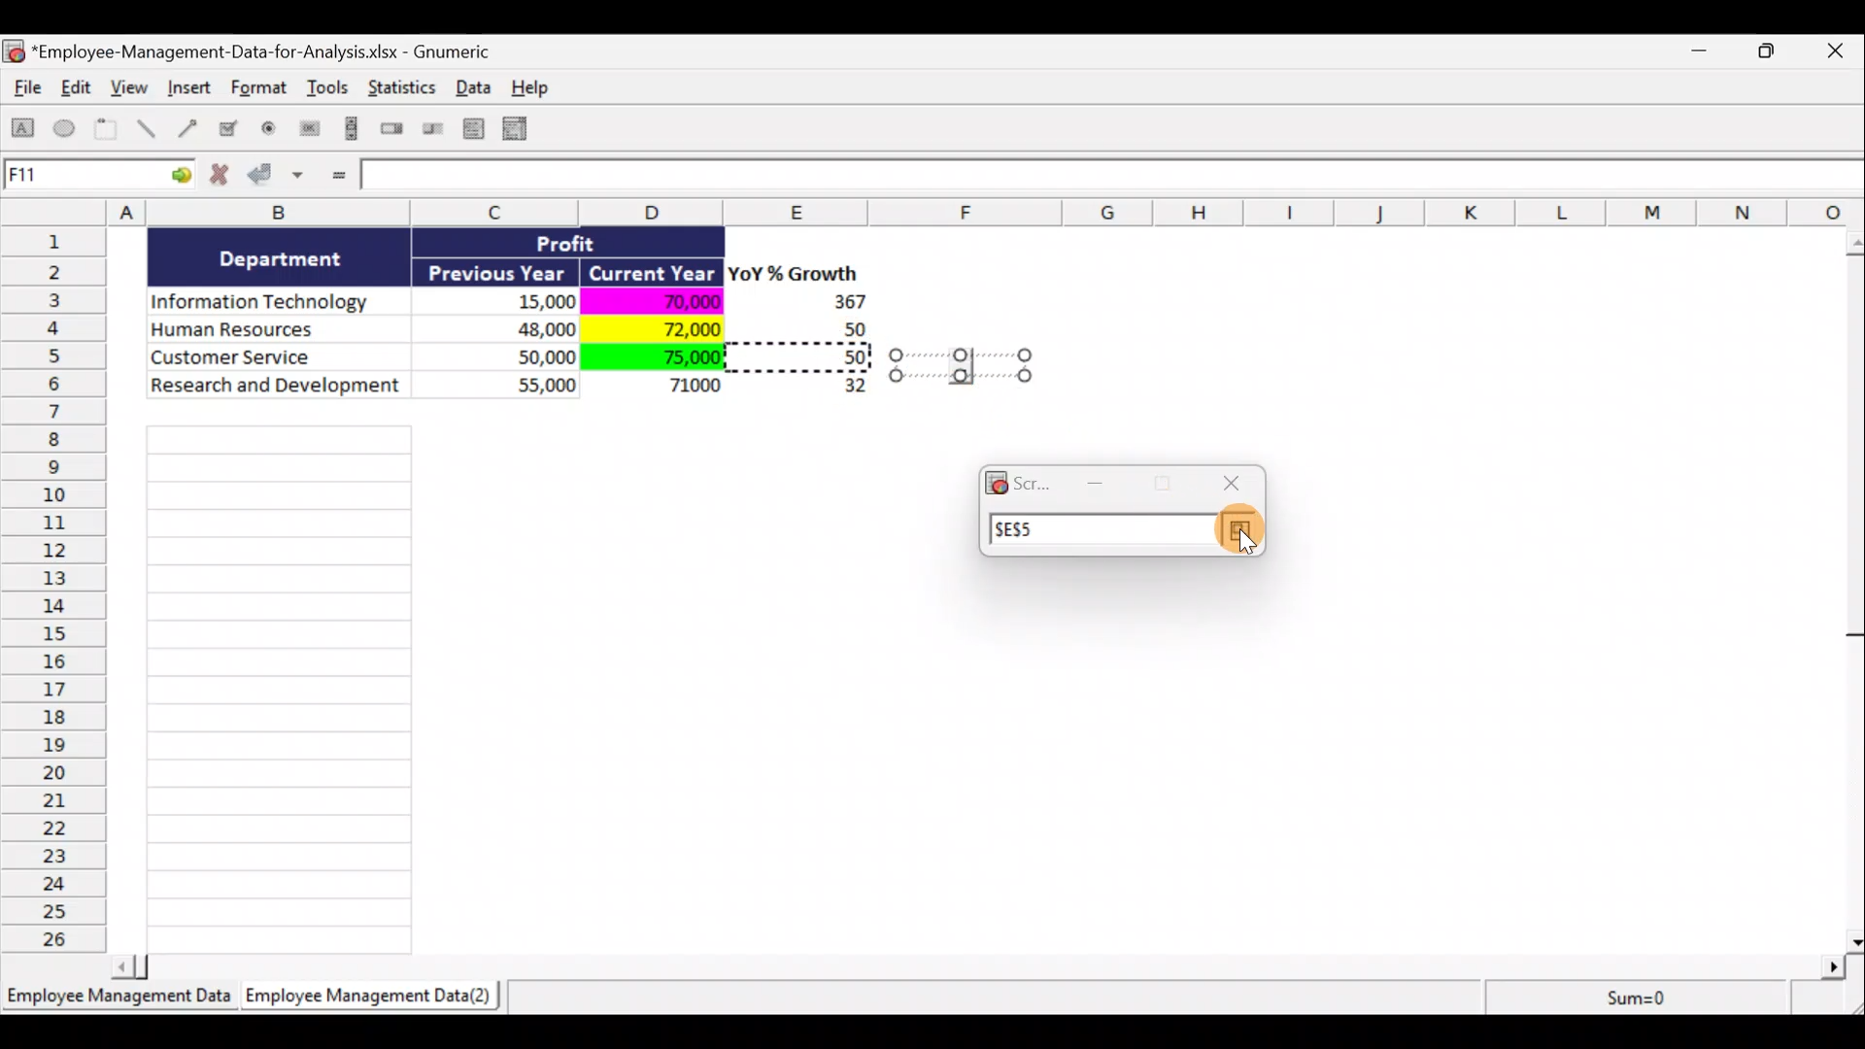 Image resolution: width=1865 pixels, height=1049 pixels. I want to click on Edit, so click(78, 89).